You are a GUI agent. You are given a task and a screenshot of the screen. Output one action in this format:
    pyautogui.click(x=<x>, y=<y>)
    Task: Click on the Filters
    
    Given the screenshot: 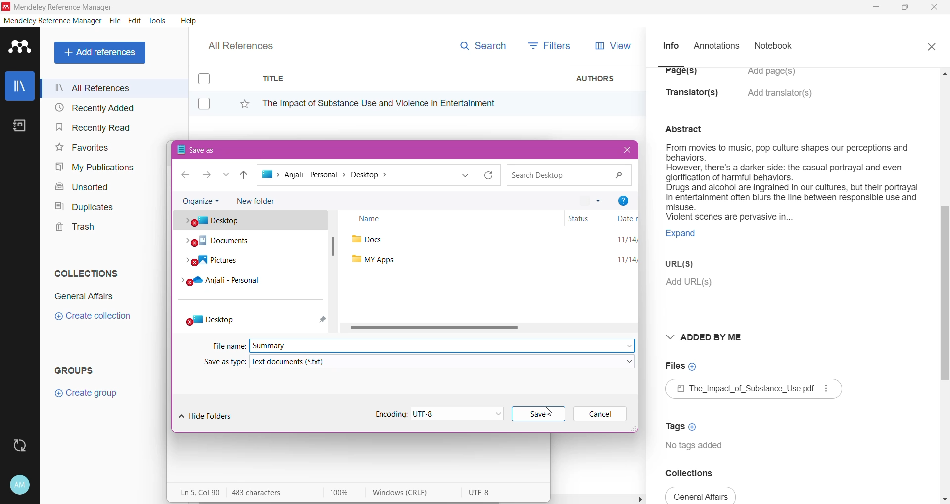 What is the action you would take?
    pyautogui.click(x=552, y=45)
    